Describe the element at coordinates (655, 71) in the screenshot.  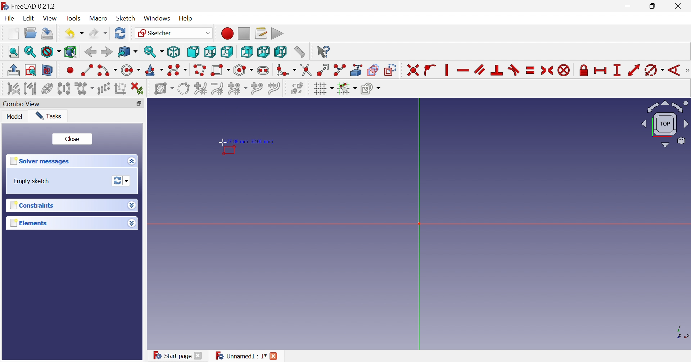
I see `Constrain arc or angle` at that location.